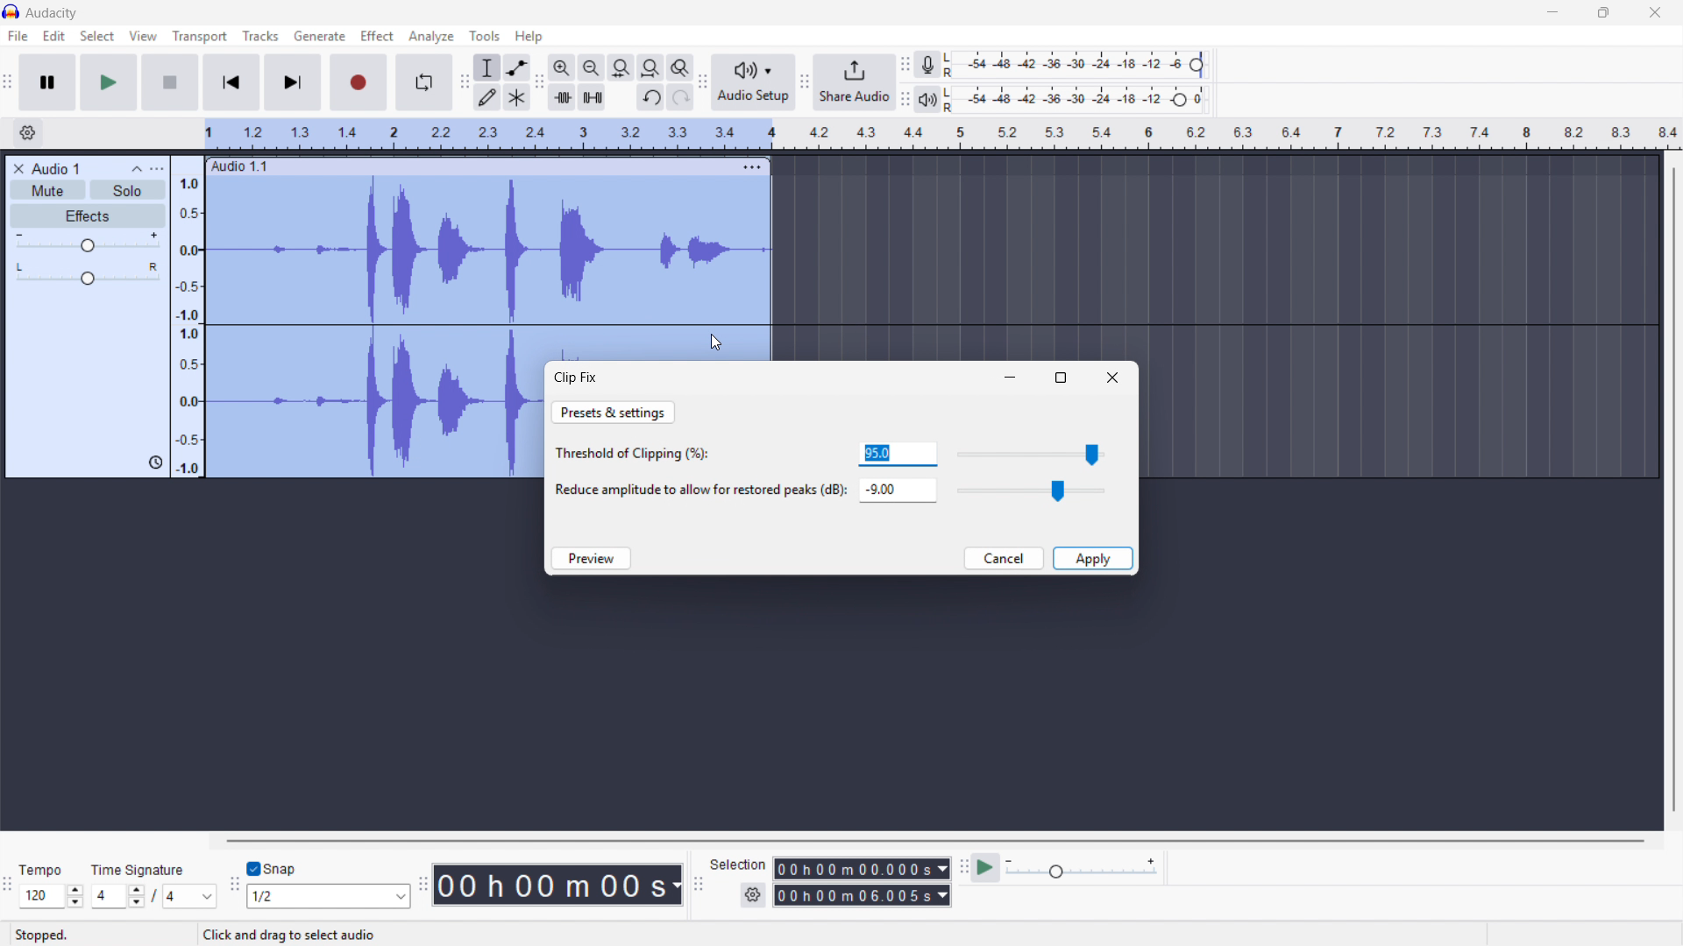  Describe the element at coordinates (7, 84) in the screenshot. I see `Transport toolbar ` at that location.